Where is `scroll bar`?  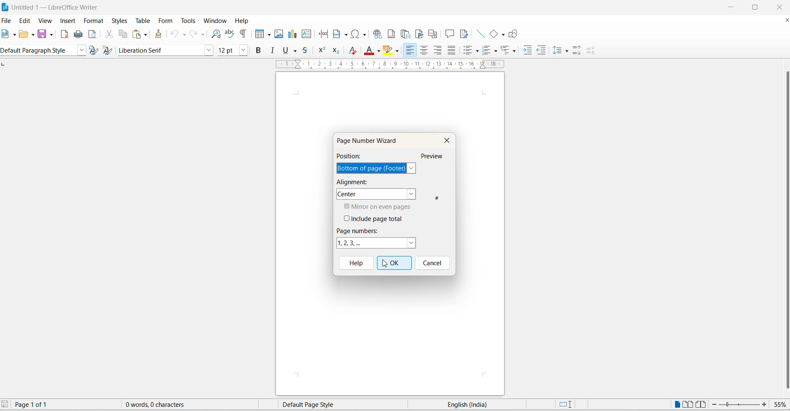
scroll bar is located at coordinates (785, 229).